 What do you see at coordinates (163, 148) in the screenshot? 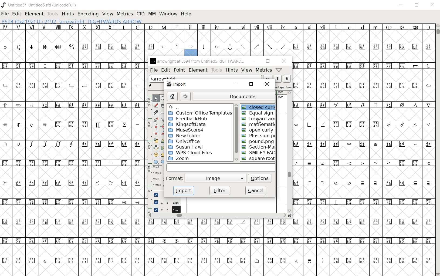
I see `Rotate the selection` at bounding box center [163, 148].